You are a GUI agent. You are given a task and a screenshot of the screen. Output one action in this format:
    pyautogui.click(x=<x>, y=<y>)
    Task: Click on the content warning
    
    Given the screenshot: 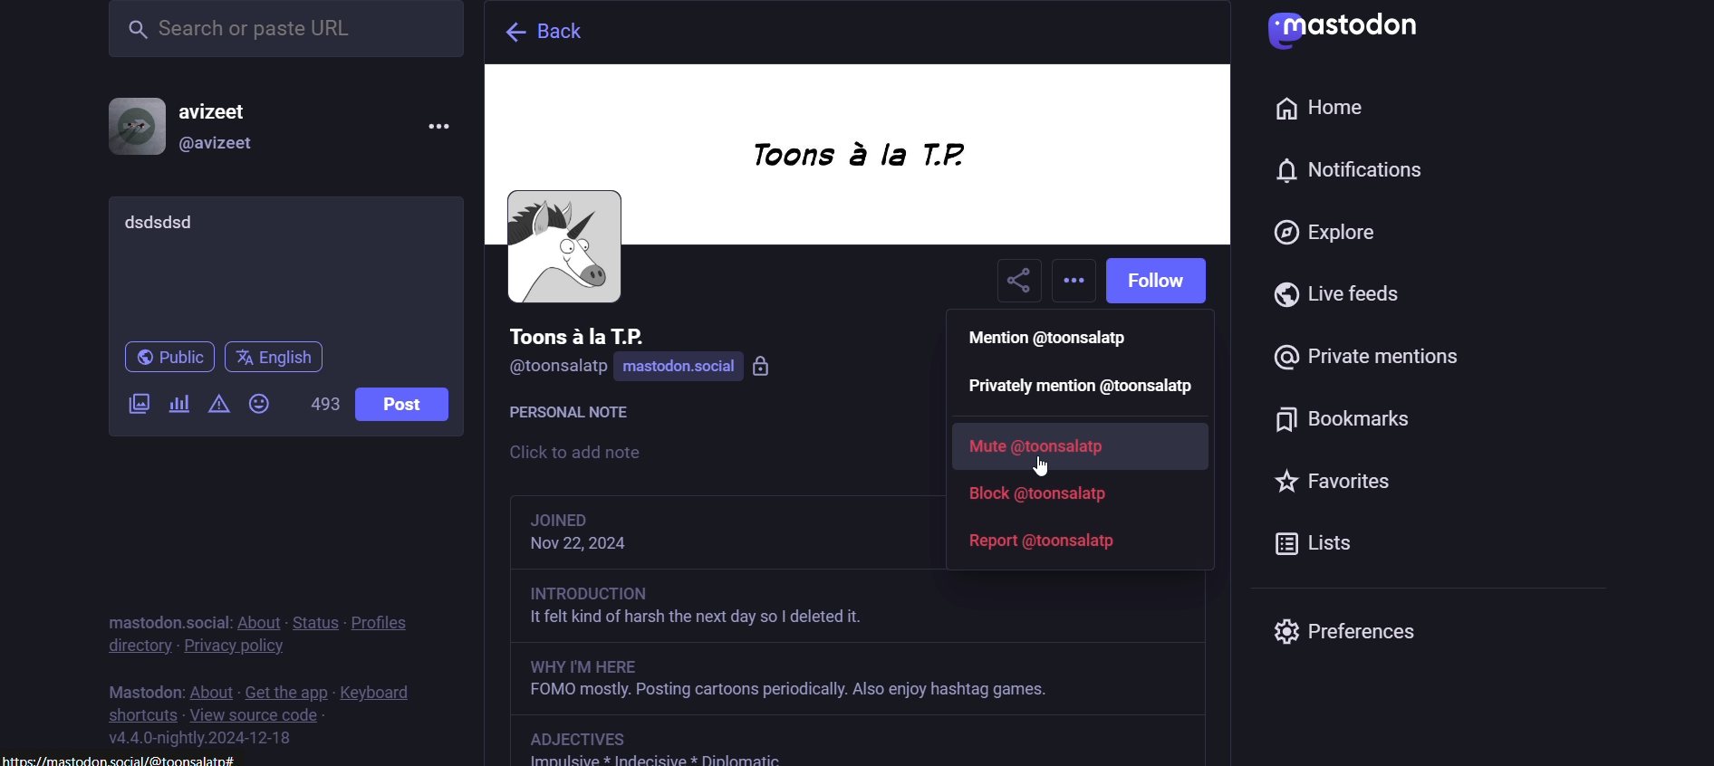 What is the action you would take?
    pyautogui.click(x=217, y=407)
    